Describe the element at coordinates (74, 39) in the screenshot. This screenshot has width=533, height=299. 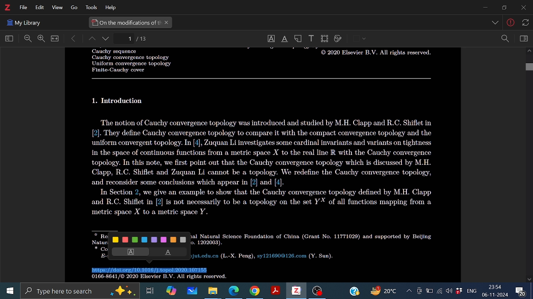
I see `Move back` at that location.